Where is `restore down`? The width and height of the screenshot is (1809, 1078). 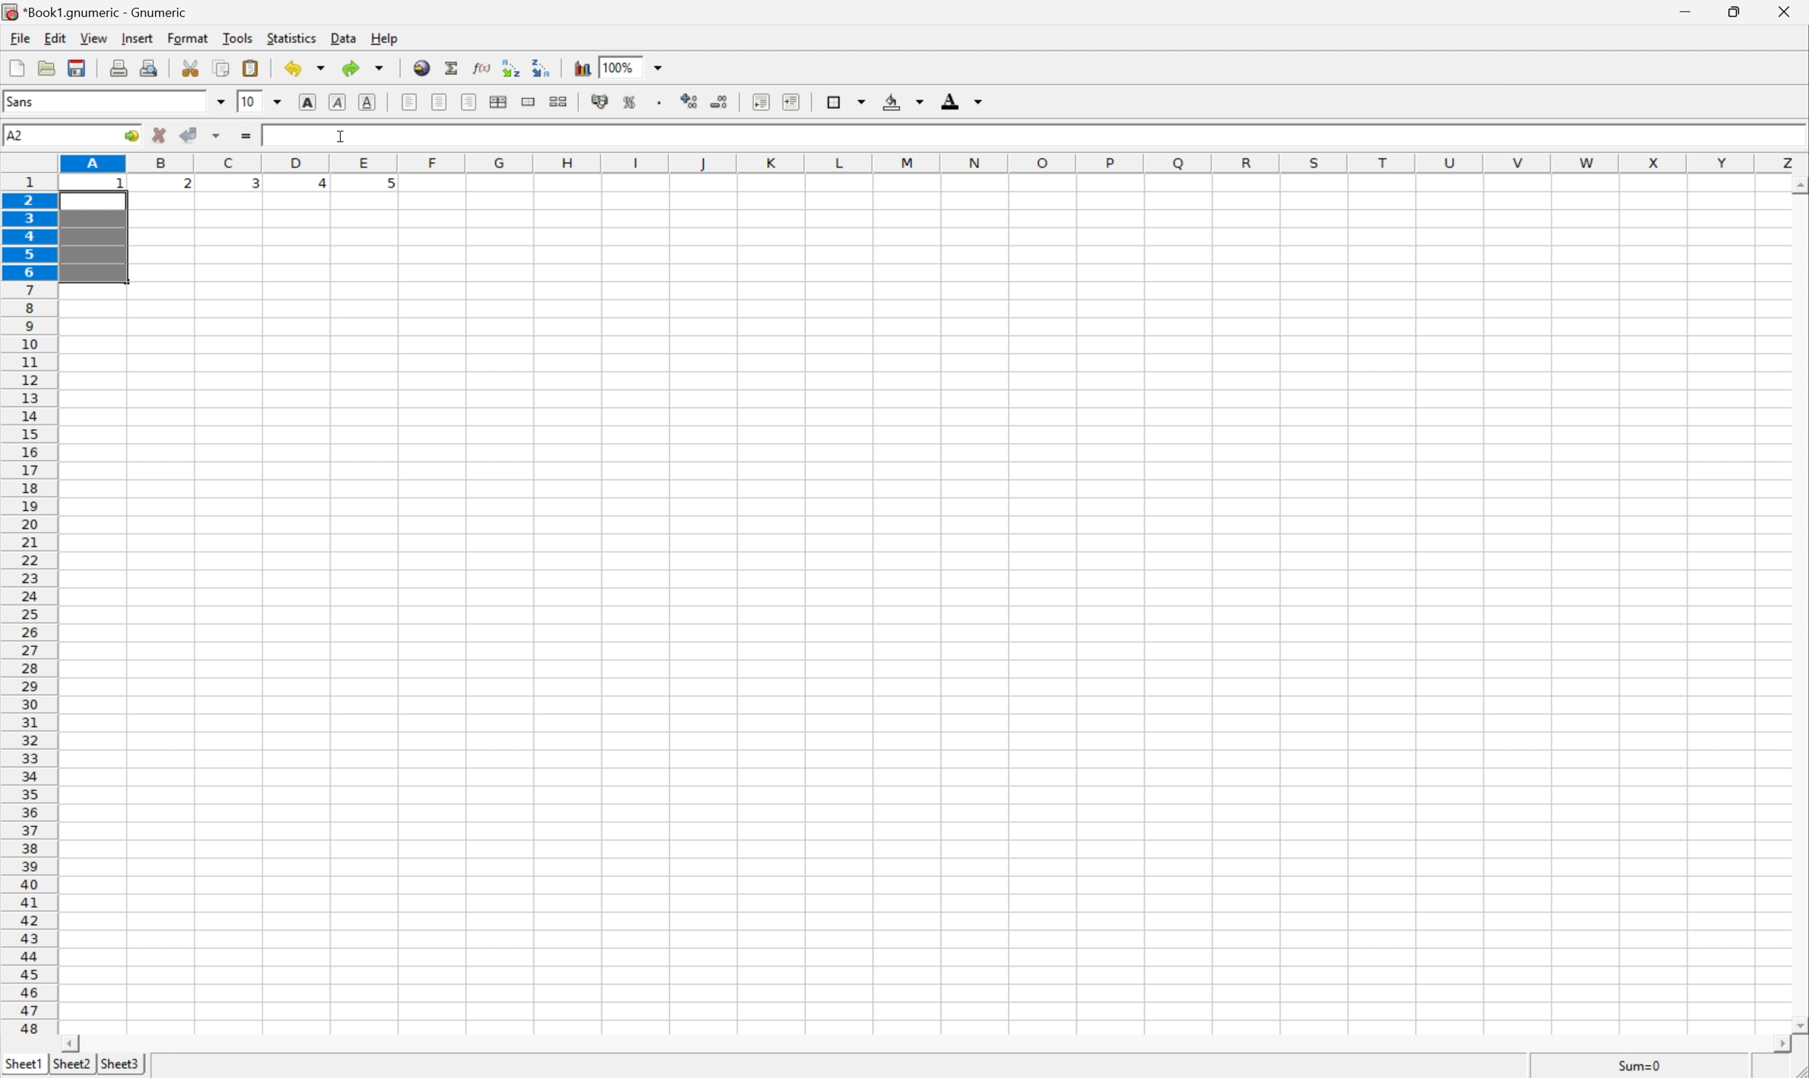 restore down is located at coordinates (1738, 11).